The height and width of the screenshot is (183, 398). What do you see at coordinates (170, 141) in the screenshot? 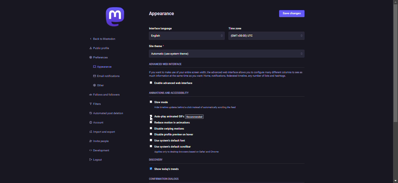
I see `use system's default font` at bounding box center [170, 141].